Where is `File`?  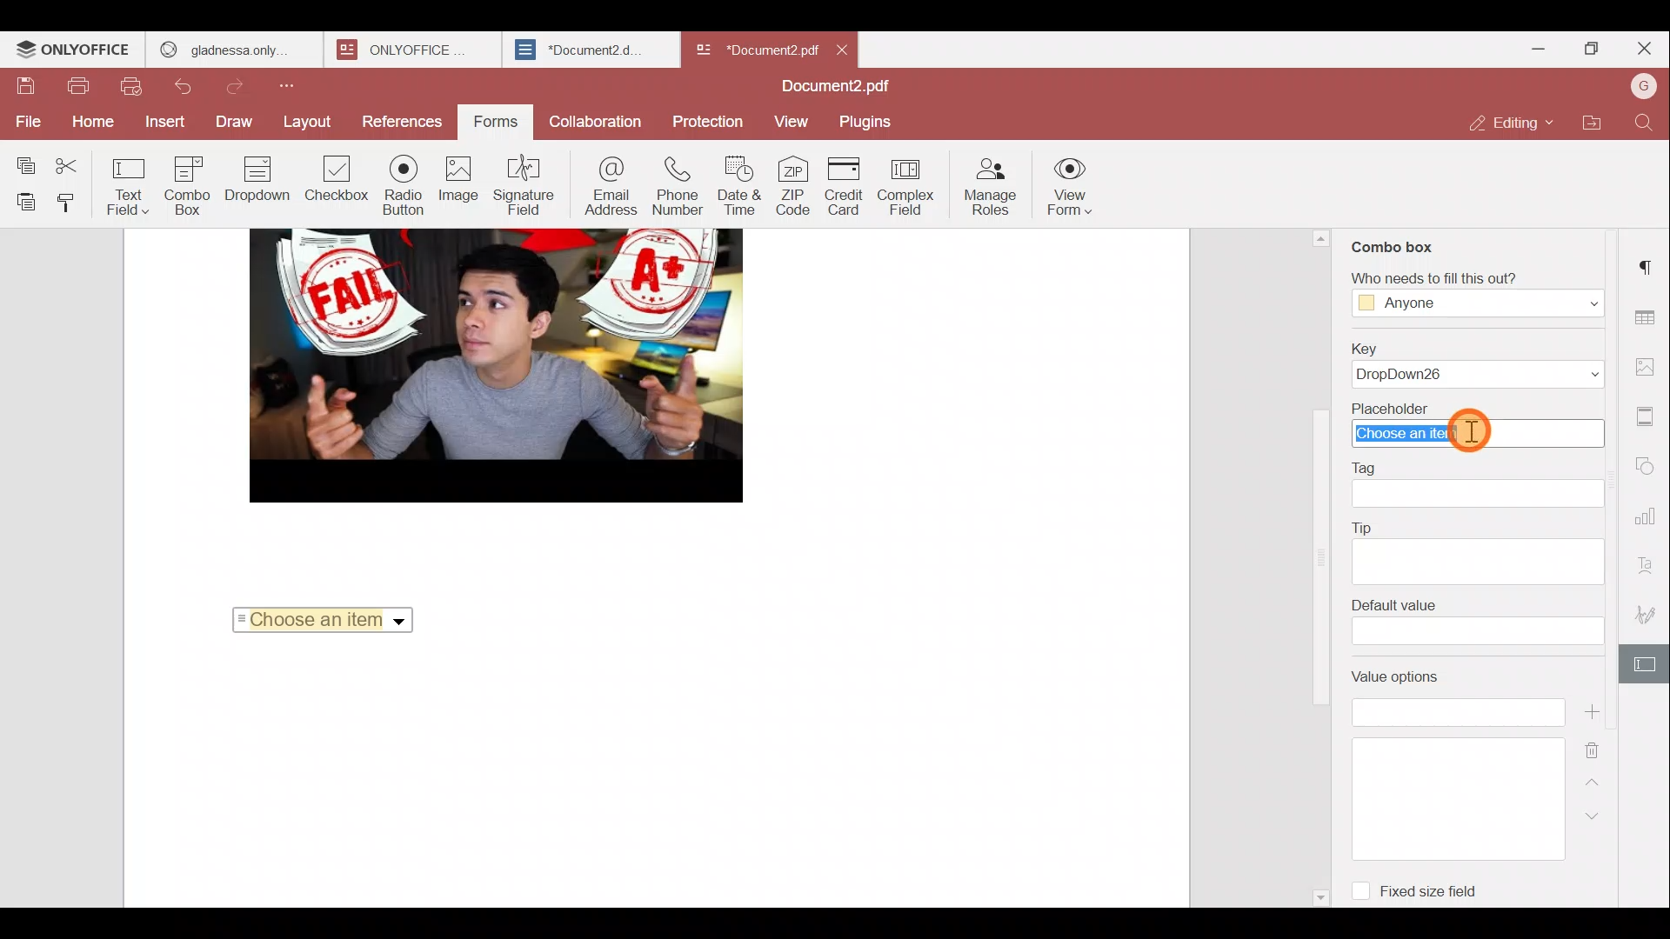
File is located at coordinates (24, 121).